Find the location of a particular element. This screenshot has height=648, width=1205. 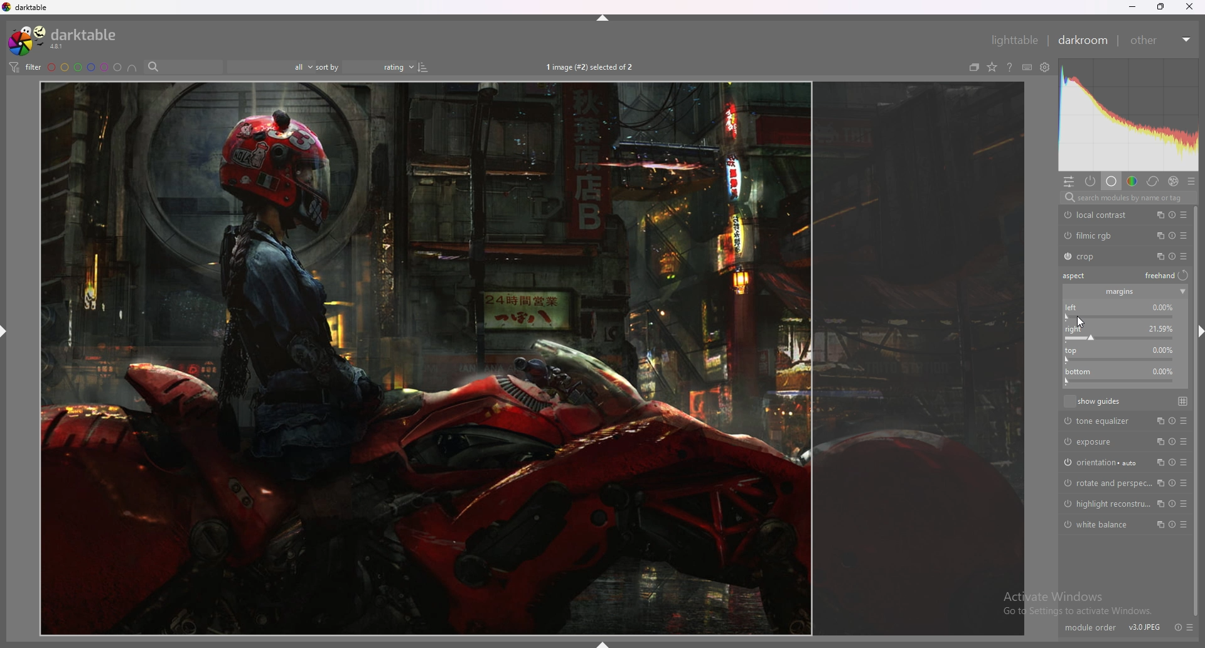

presets is located at coordinates (1191, 181).